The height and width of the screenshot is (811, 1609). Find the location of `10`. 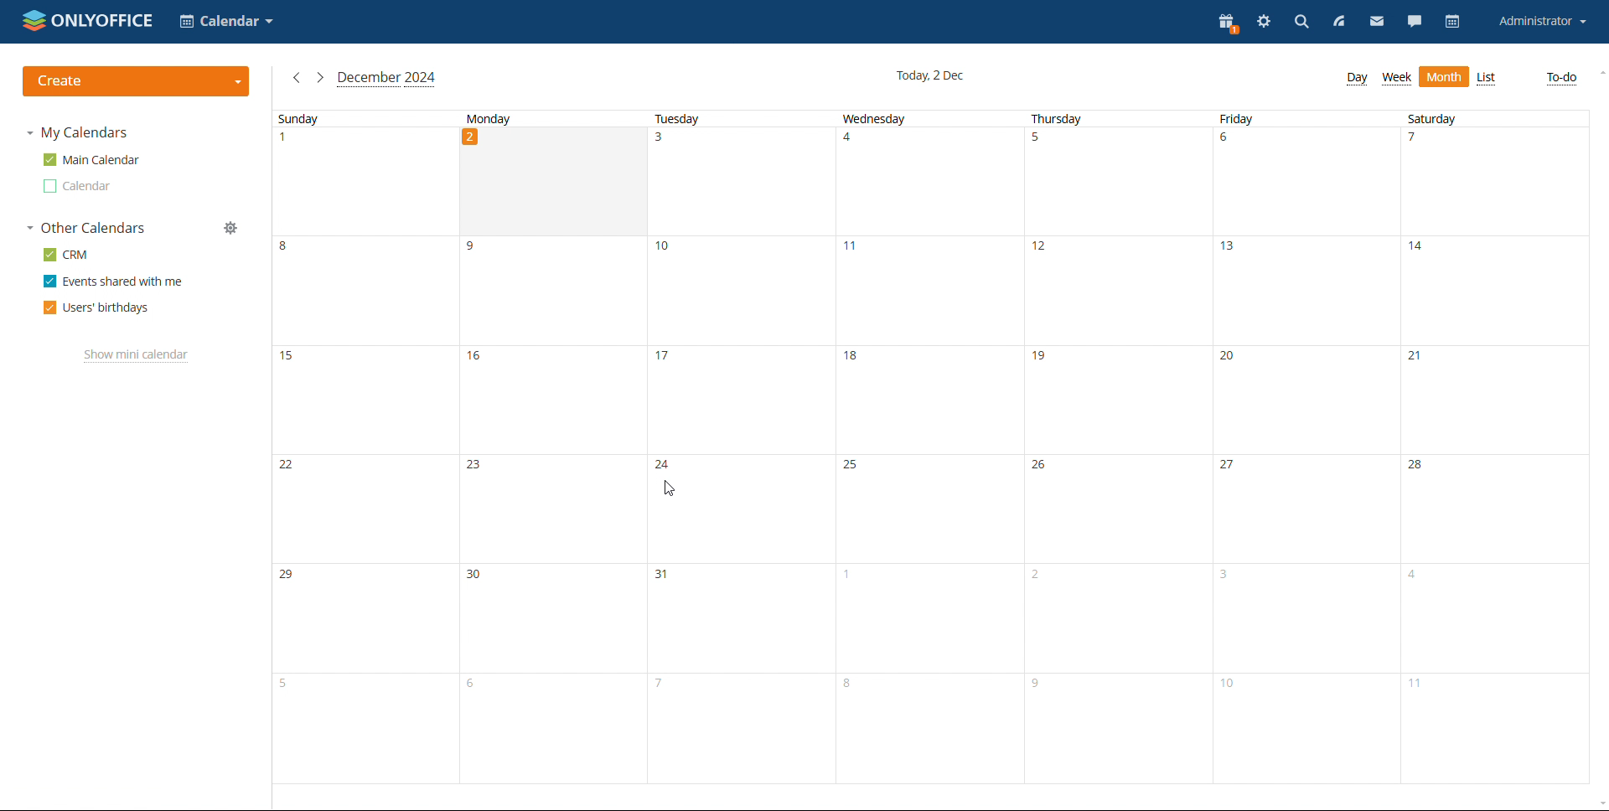

10 is located at coordinates (1234, 689).